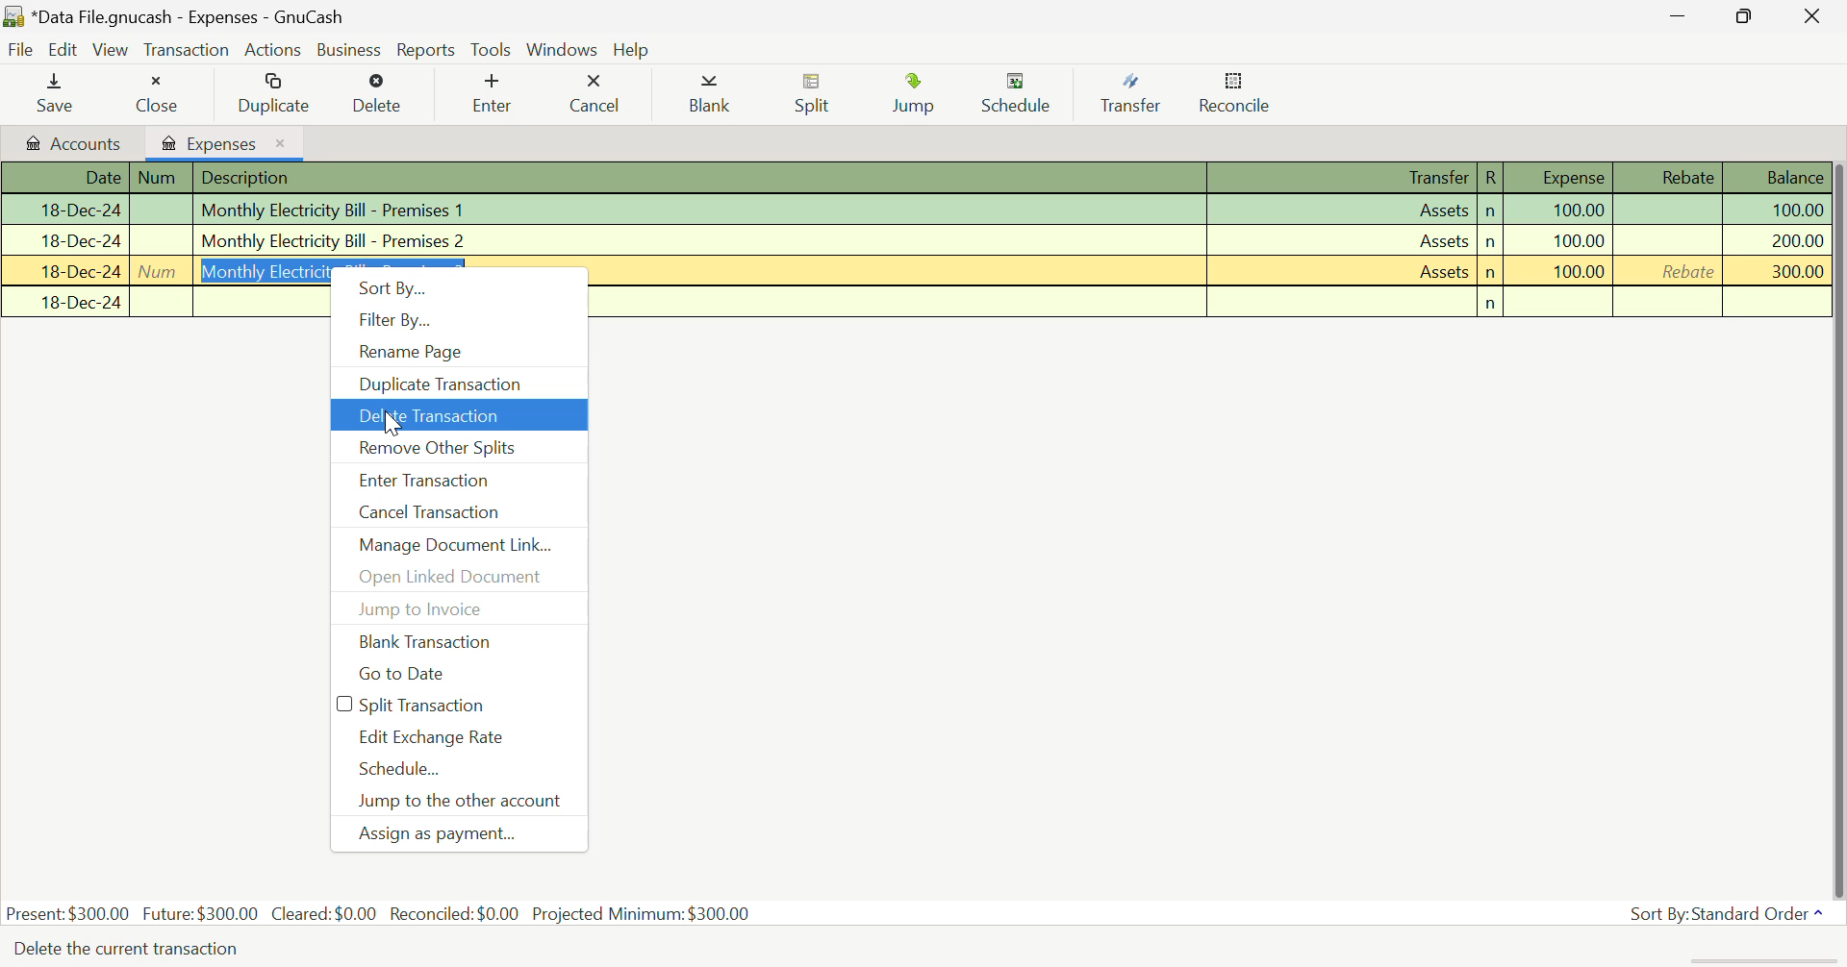 Image resolution: width=1847 pixels, height=967 pixels. I want to click on New Transaction Entry Row, so click(160, 303).